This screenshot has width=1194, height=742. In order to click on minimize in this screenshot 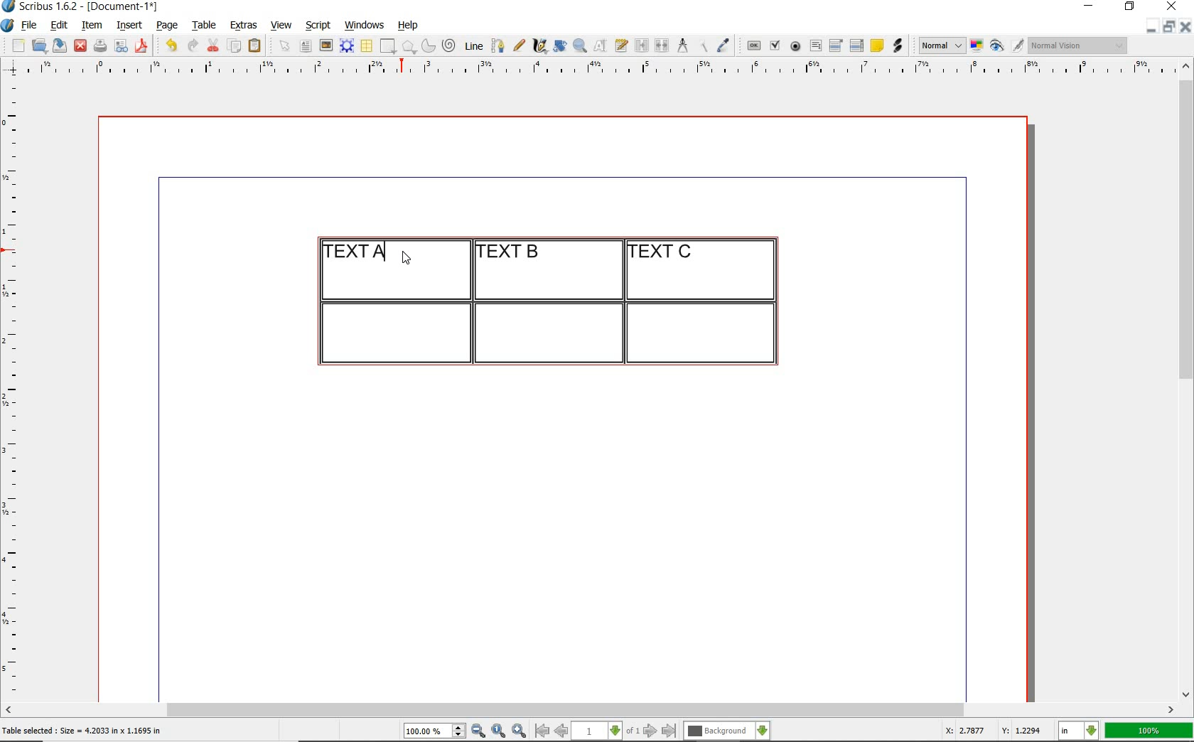, I will do `click(1152, 26)`.